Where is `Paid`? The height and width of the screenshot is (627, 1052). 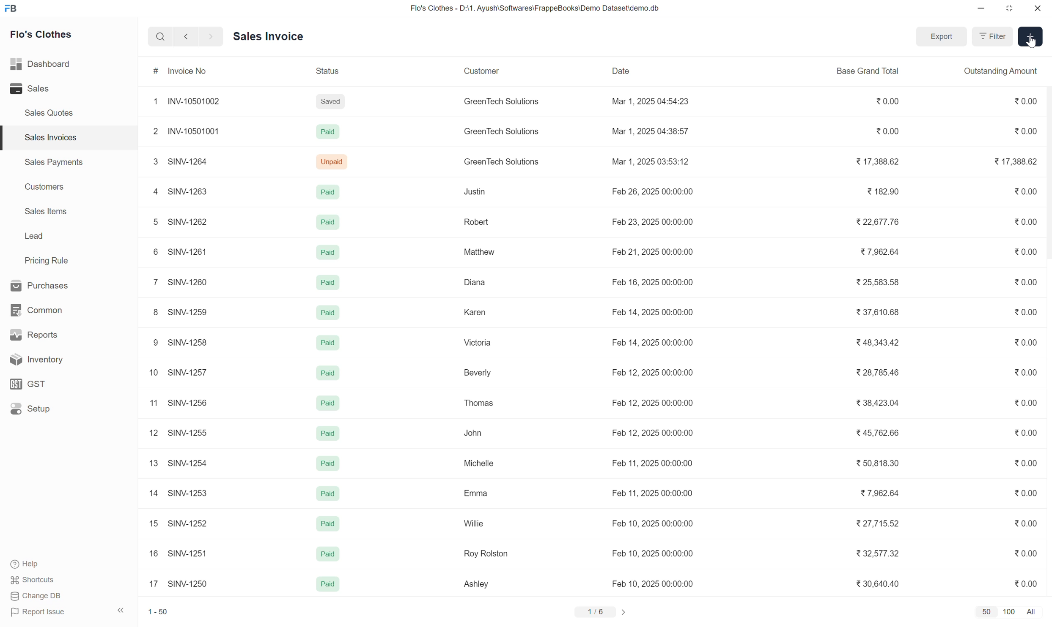 Paid is located at coordinates (324, 282).